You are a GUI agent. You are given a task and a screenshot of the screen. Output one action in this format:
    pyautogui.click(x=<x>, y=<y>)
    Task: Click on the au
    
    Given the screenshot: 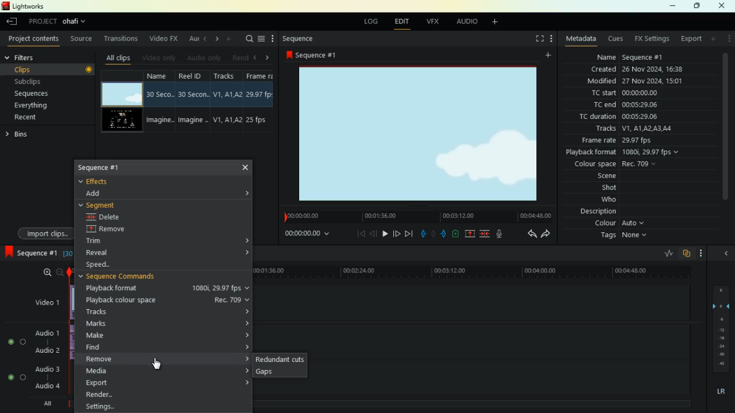 What is the action you would take?
    pyautogui.click(x=192, y=39)
    